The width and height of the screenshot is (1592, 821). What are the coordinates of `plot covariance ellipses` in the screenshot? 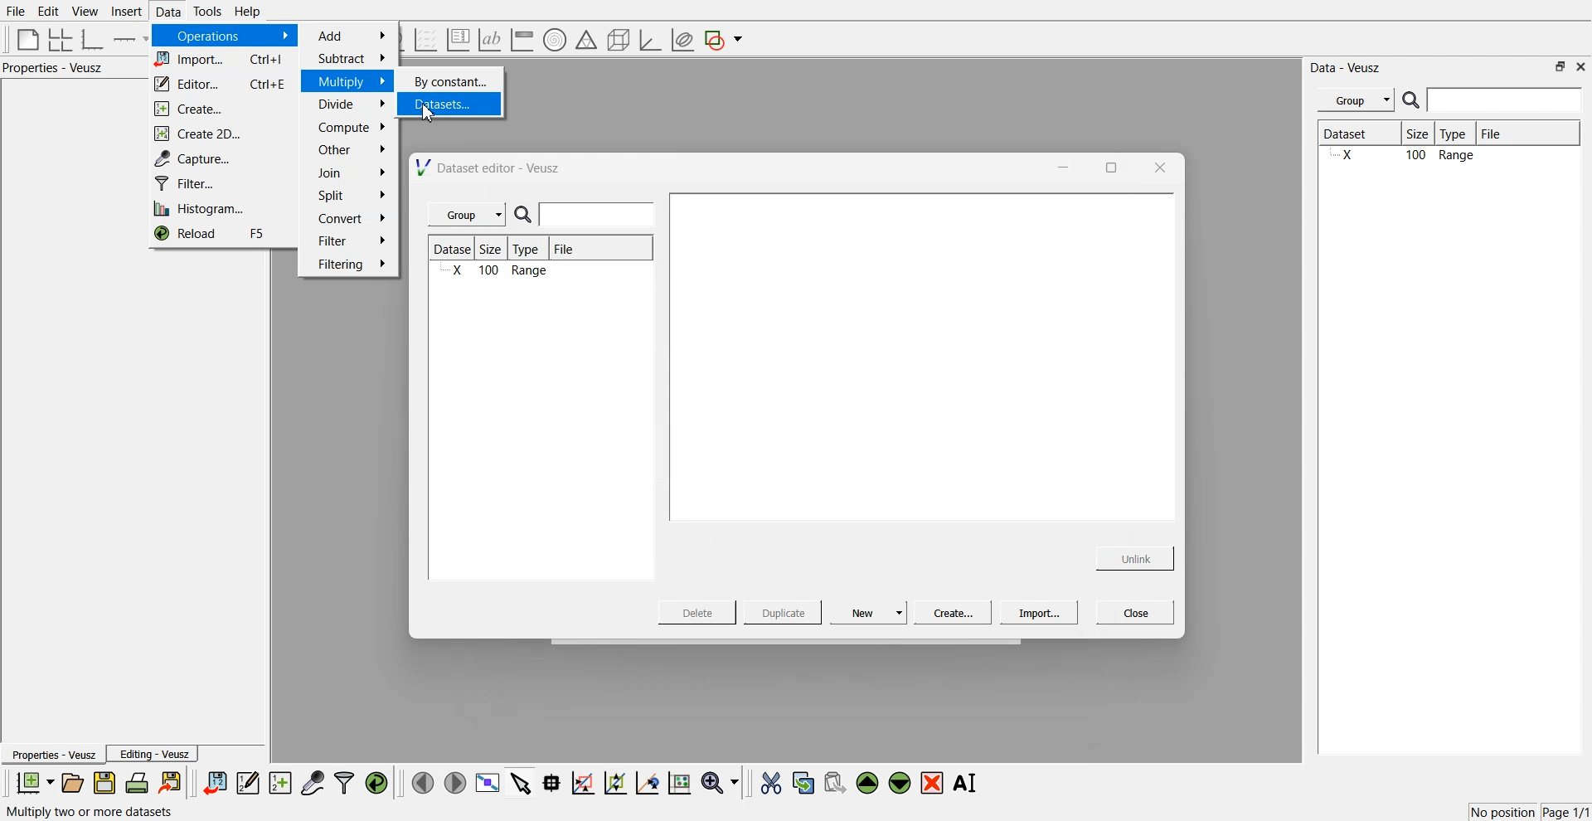 It's located at (682, 41).